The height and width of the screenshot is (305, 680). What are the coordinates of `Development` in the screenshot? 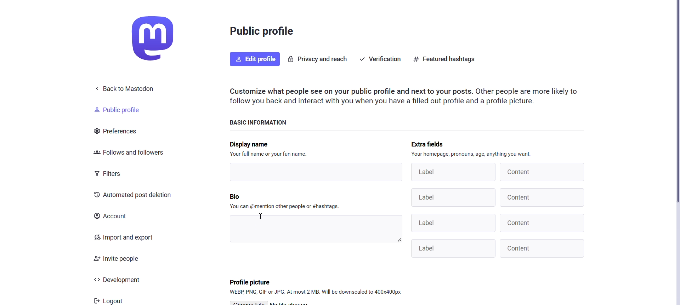 It's located at (124, 280).